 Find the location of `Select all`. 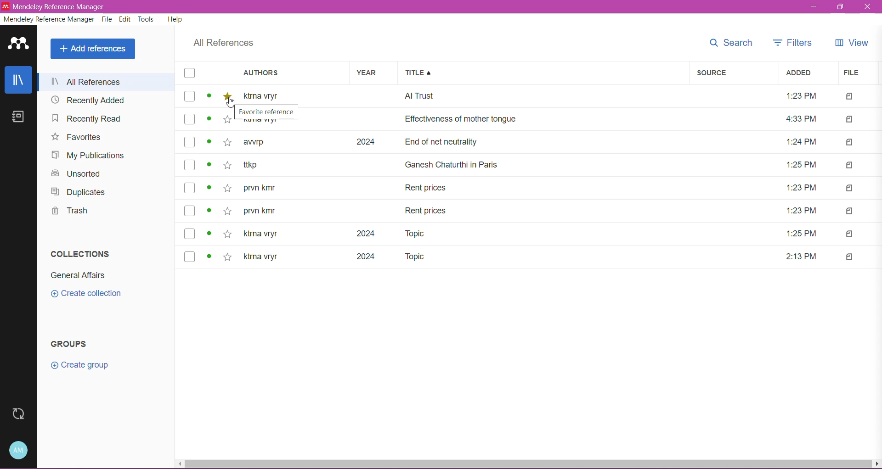

Select all is located at coordinates (190, 73).